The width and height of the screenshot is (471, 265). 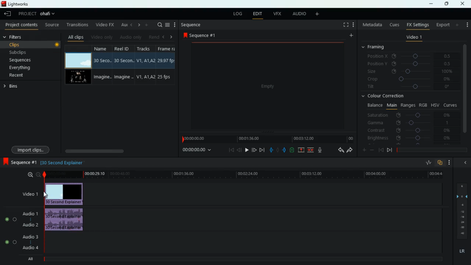 I want to click on saturation, so click(x=411, y=114).